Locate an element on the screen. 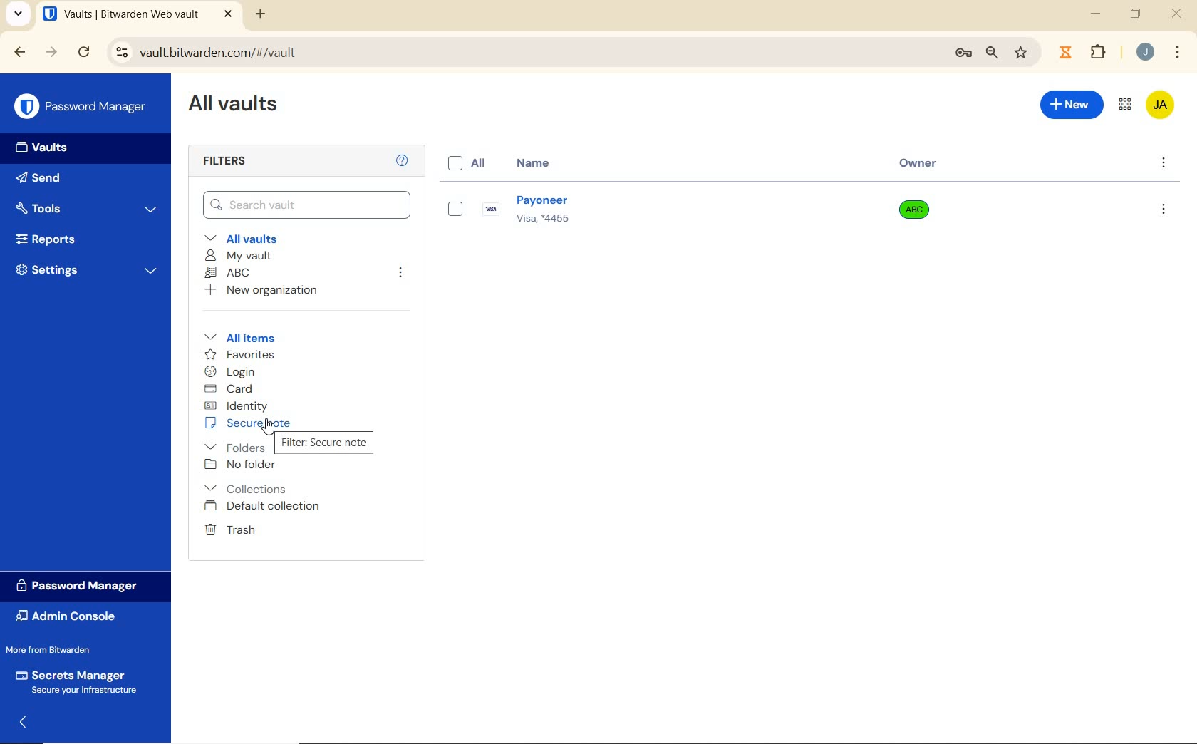 Image resolution: width=1197 pixels, height=744 pixels. Owner Name is located at coordinates (918, 212).